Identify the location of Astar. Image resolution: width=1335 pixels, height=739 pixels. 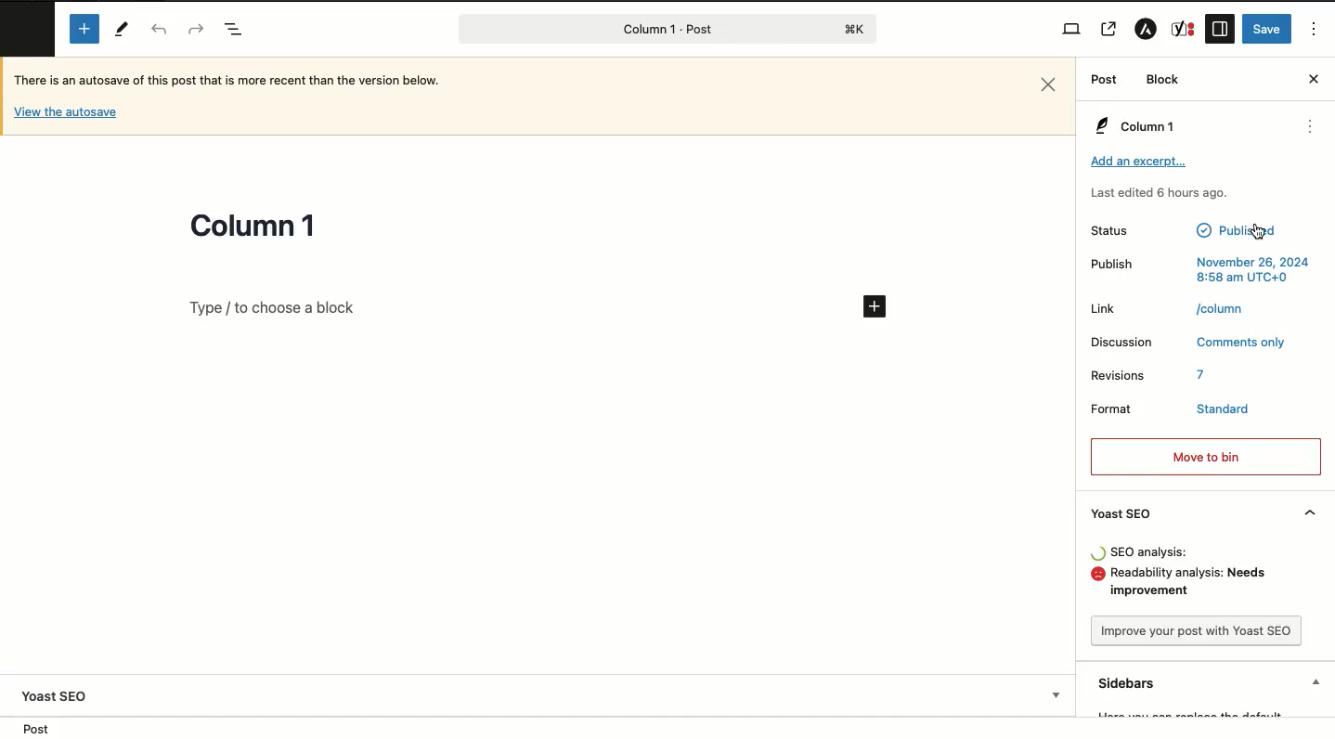
(1146, 32).